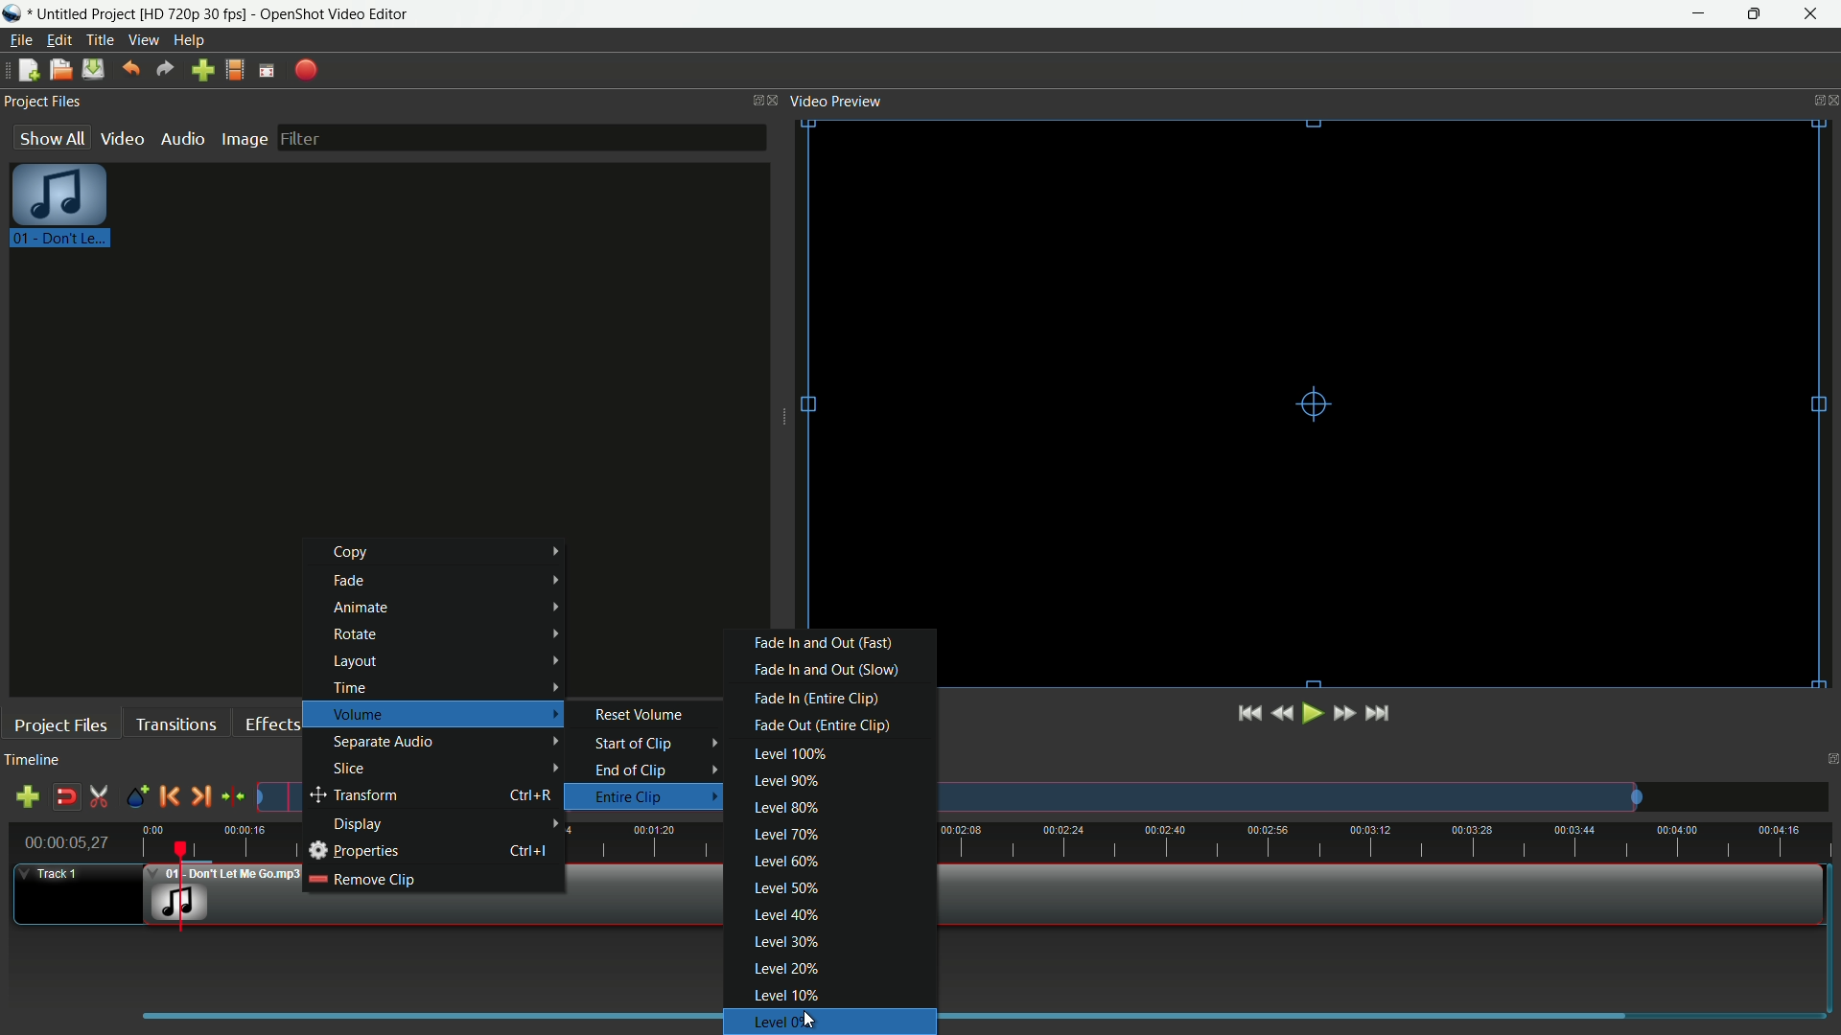 This screenshot has height=1035, width=1841. Describe the element at coordinates (813, 698) in the screenshot. I see `fade in entire clip` at that location.